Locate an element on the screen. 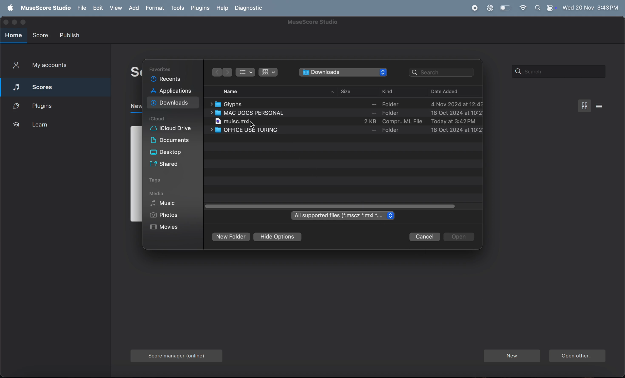 The width and height of the screenshot is (625, 378). tags is located at coordinates (165, 180).